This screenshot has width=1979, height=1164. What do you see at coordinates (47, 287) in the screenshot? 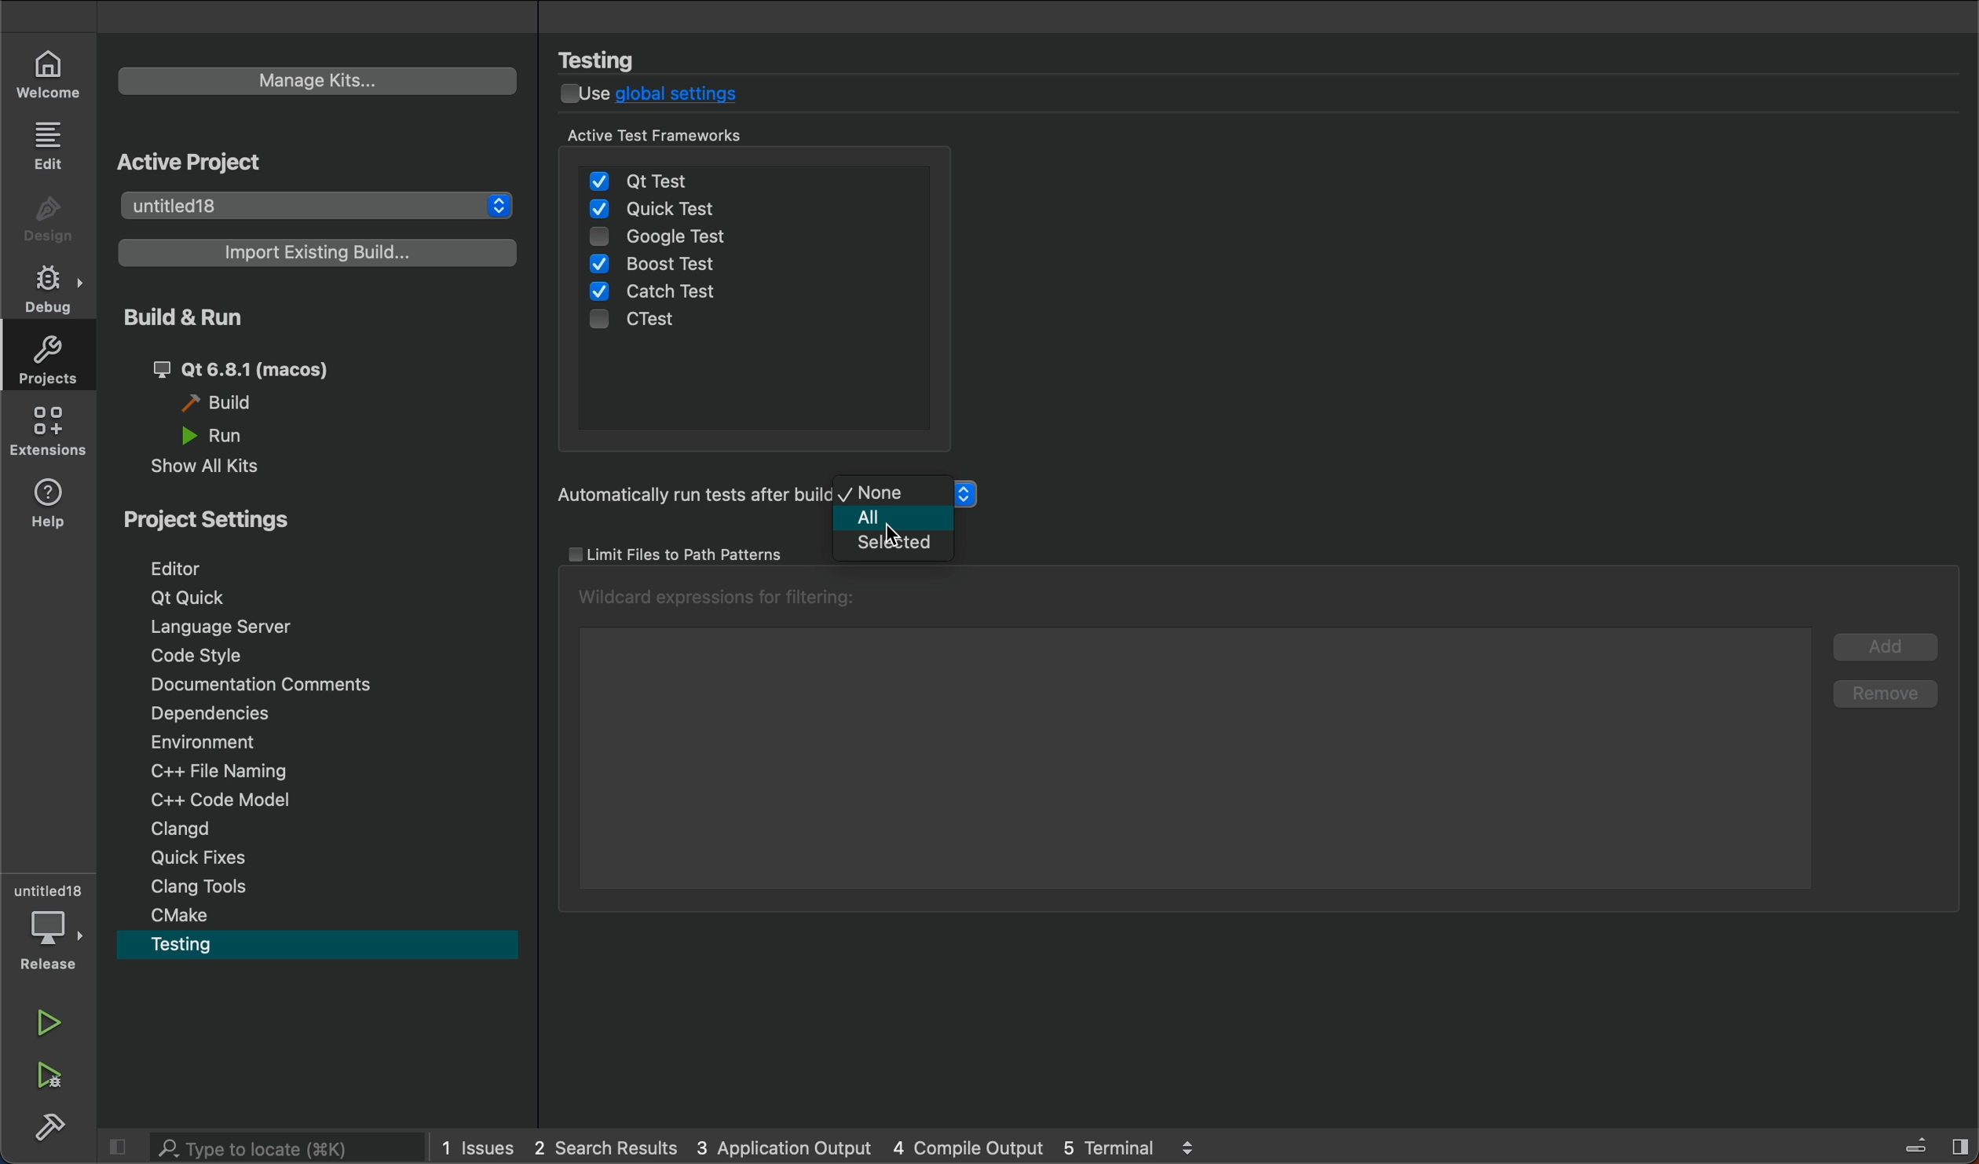
I see `debug` at bounding box center [47, 287].